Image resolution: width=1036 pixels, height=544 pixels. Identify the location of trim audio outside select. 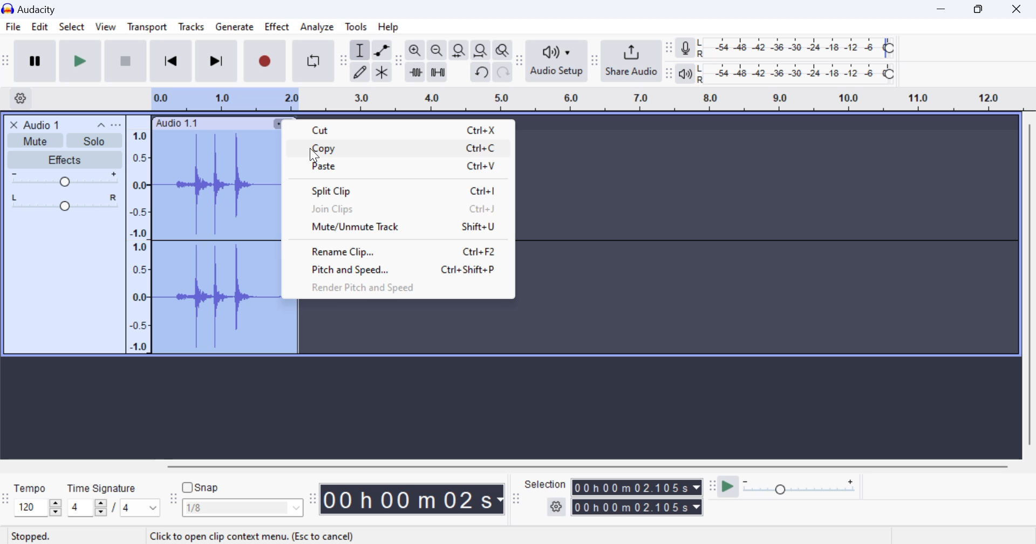
(416, 72).